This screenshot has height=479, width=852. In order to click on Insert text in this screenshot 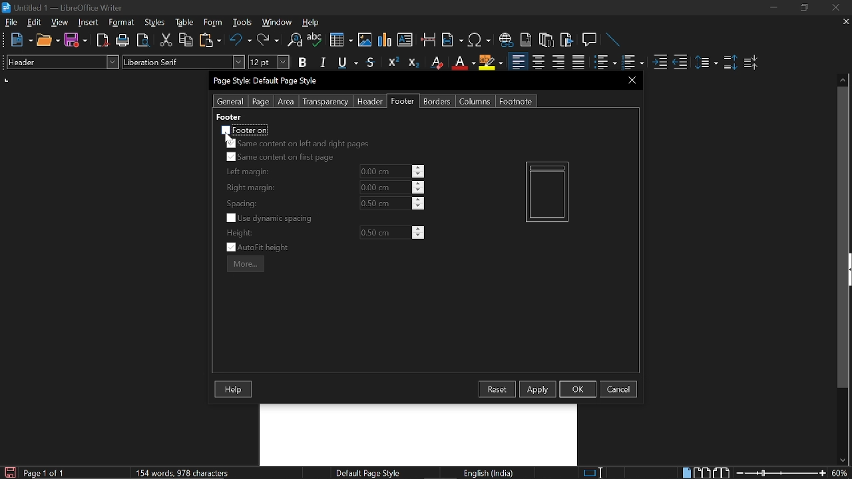, I will do `click(405, 39)`.